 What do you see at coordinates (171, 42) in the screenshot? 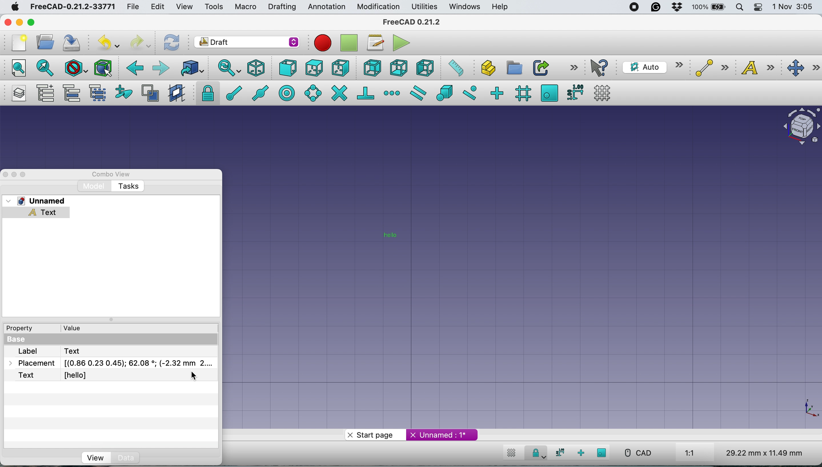
I see `refresh` at bounding box center [171, 42].